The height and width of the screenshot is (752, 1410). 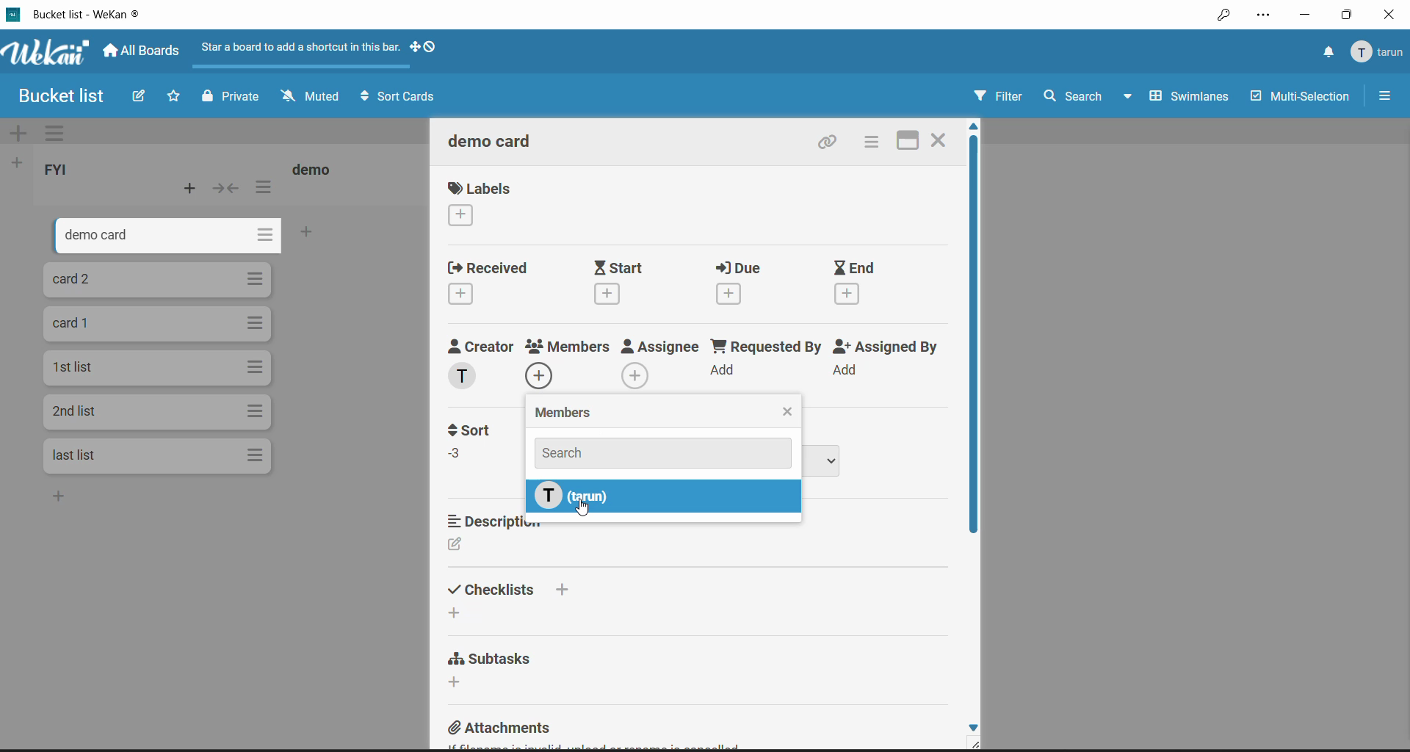 I want to click on members, so click(x=565, y=411).